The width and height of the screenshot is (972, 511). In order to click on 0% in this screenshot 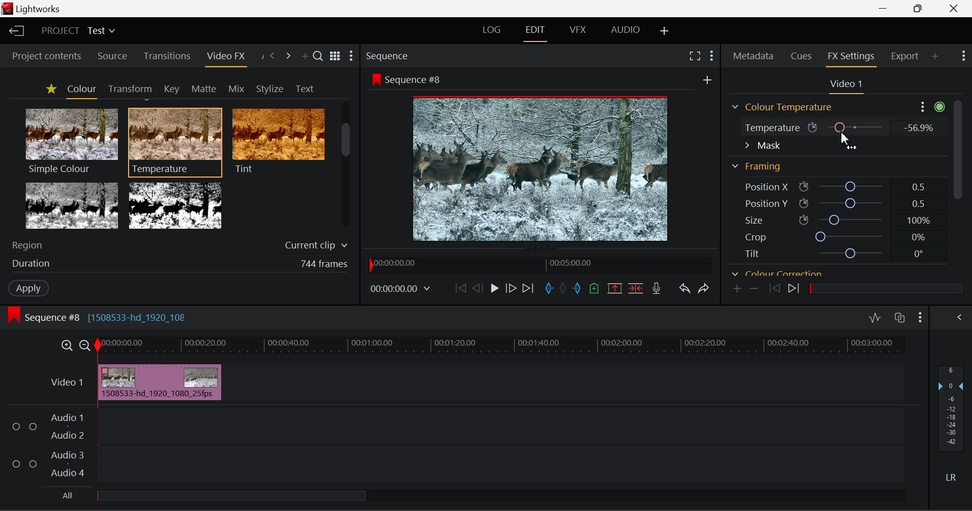, I will do `click(917, 127)`.